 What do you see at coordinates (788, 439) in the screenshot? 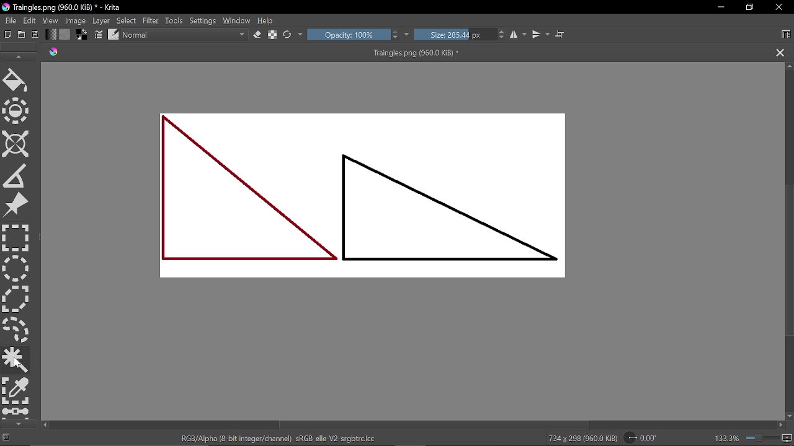
I see `Zoom` at bounding box center [788, 439].